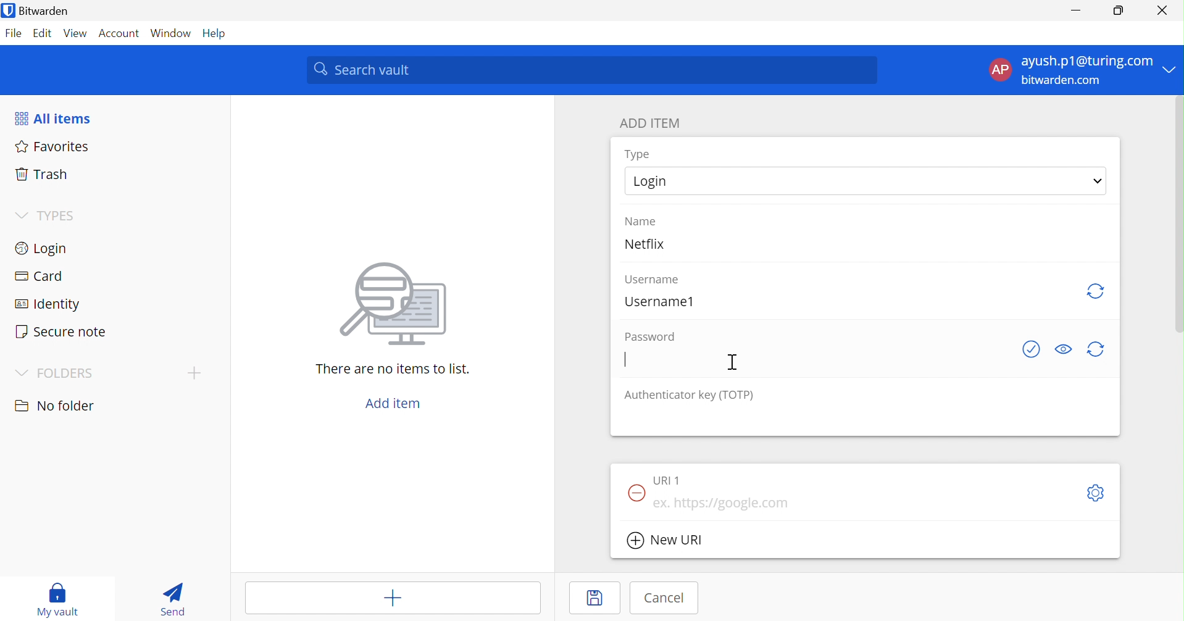 This screenshot has width=1184, height=621. What do you see at coordinates (625, 359) in the screenshot?
I see `Typing cursor` at bounding box center [625, 359].